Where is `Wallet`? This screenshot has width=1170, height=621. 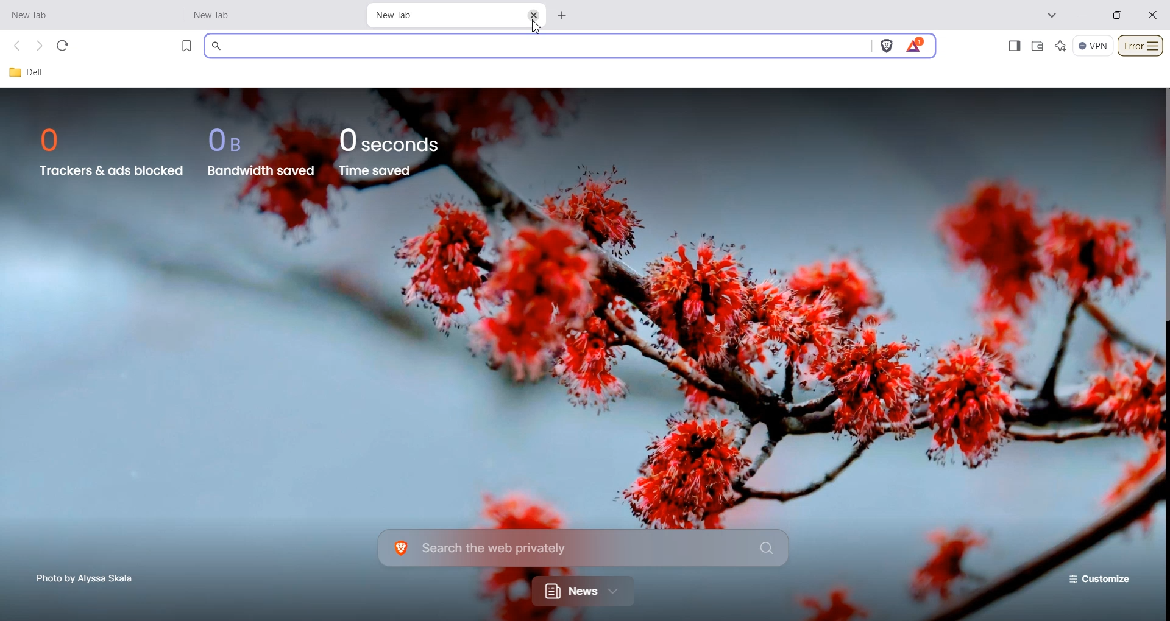
Wallet is located at coordinates (1037, 46).